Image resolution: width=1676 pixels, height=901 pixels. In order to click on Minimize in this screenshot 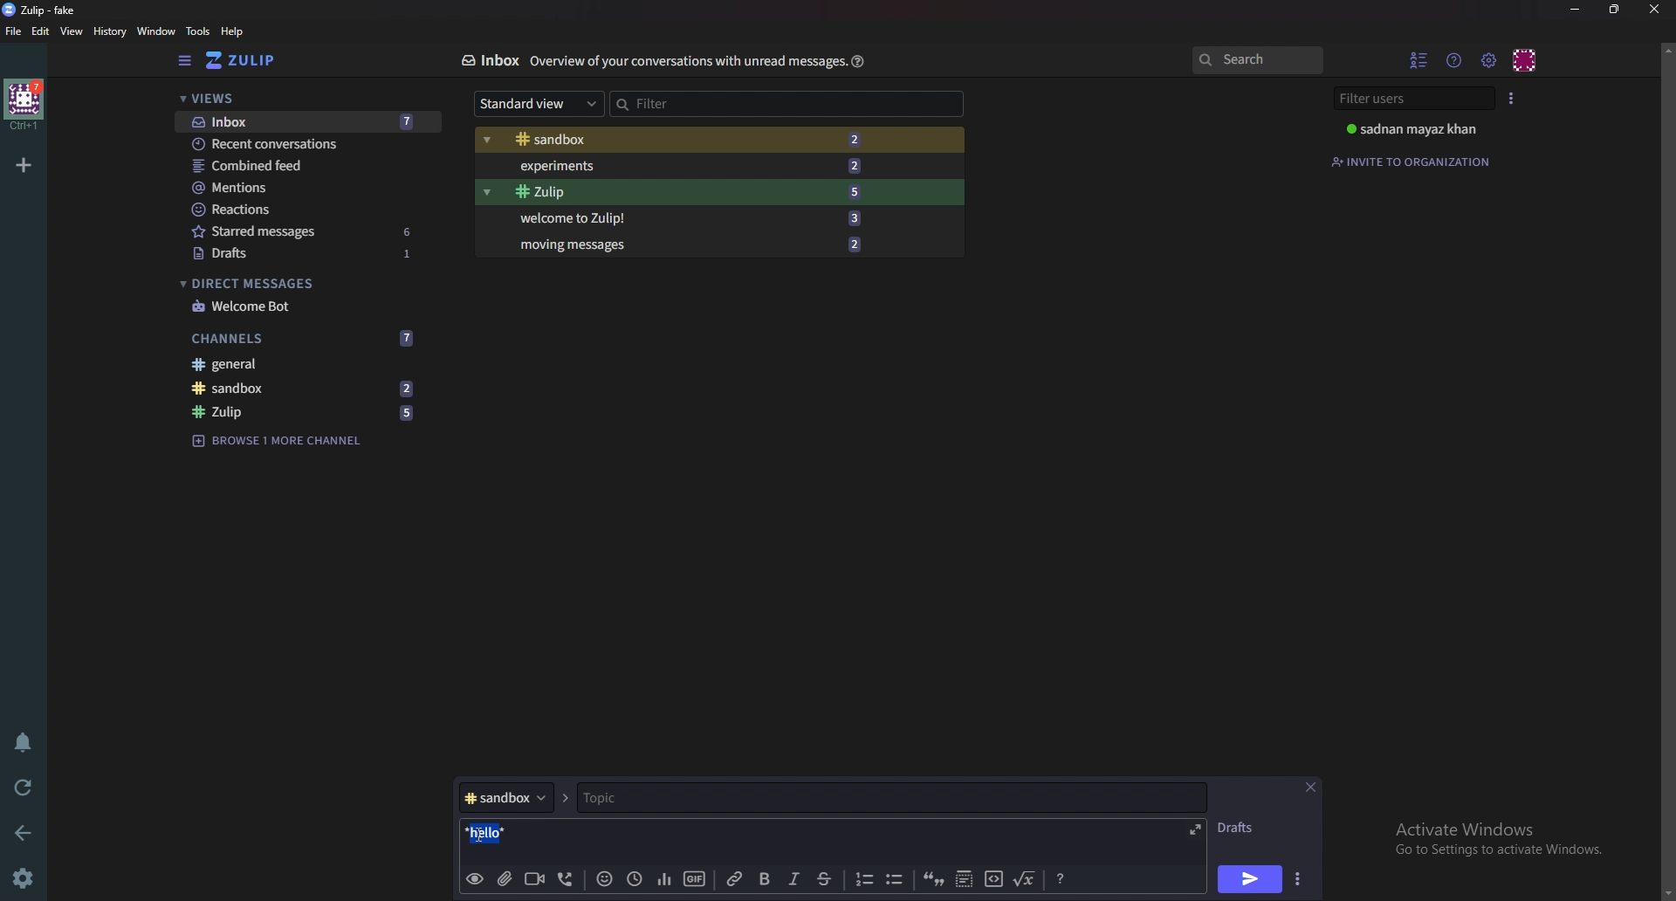, I will do `click(1575, 10)`.